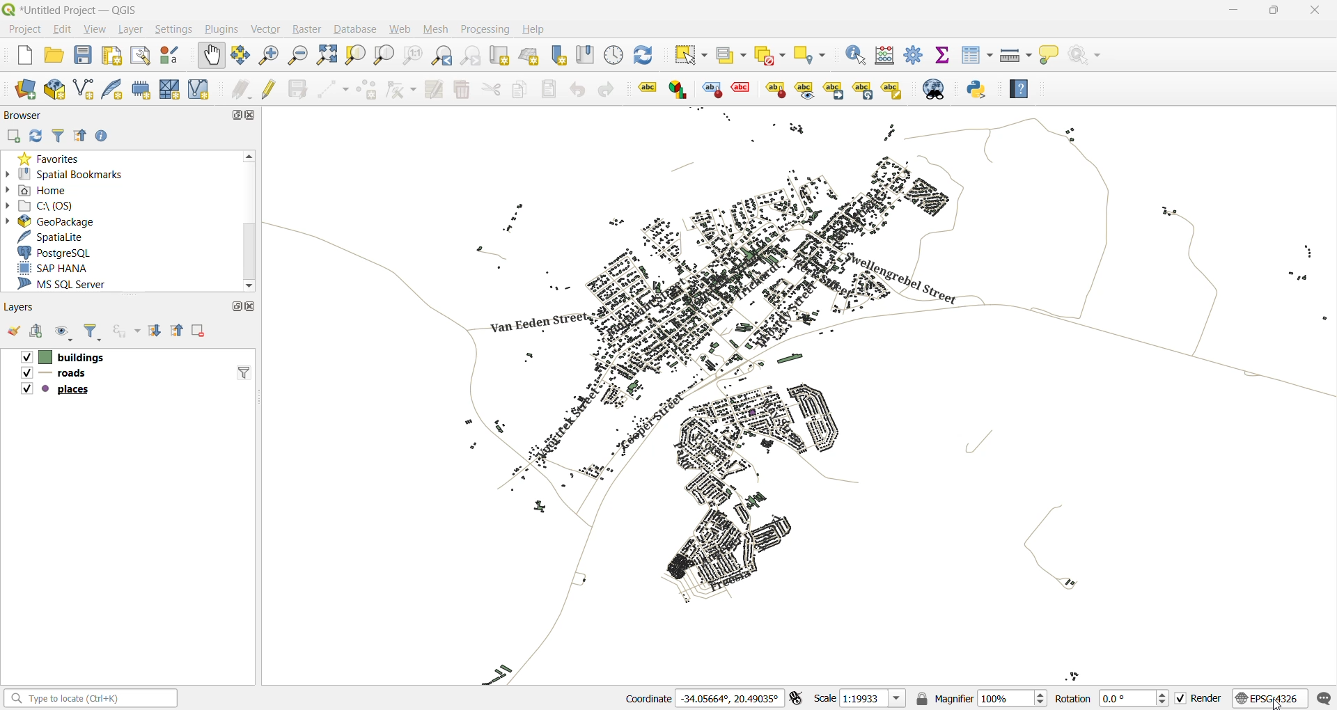 Image resolution: width=1337 pixels, height=710 pixels. I want to click on metasearch, so click(935, 89).